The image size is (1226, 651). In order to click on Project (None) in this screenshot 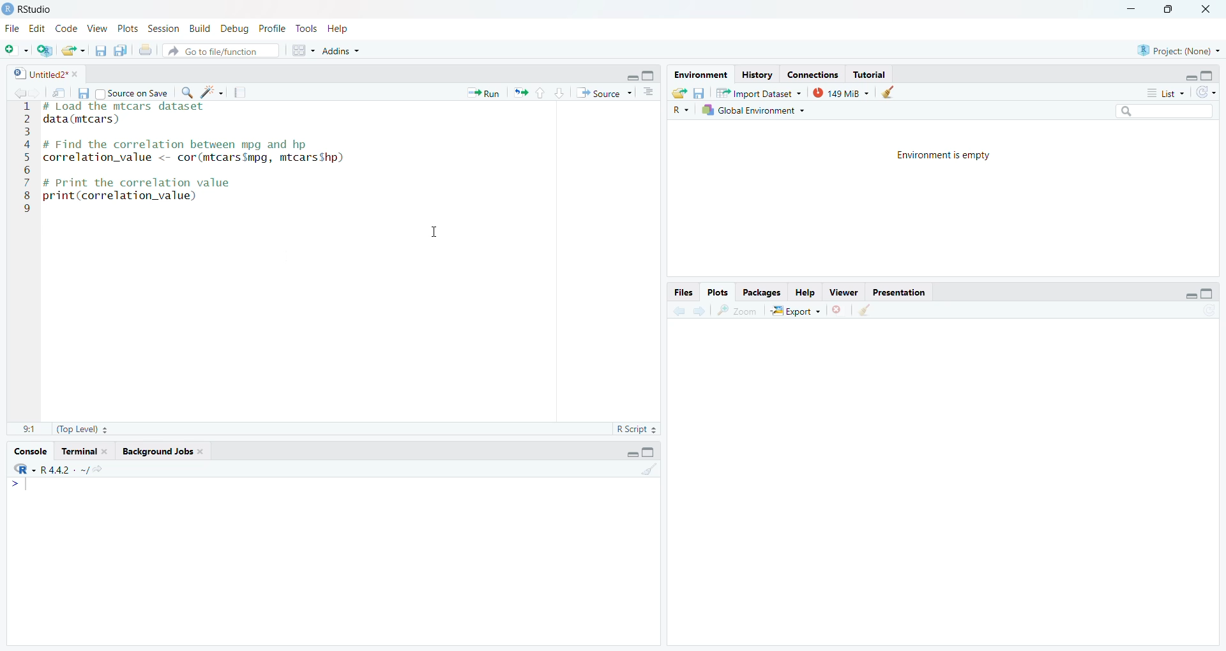, I will do `click(1179, 51)`.